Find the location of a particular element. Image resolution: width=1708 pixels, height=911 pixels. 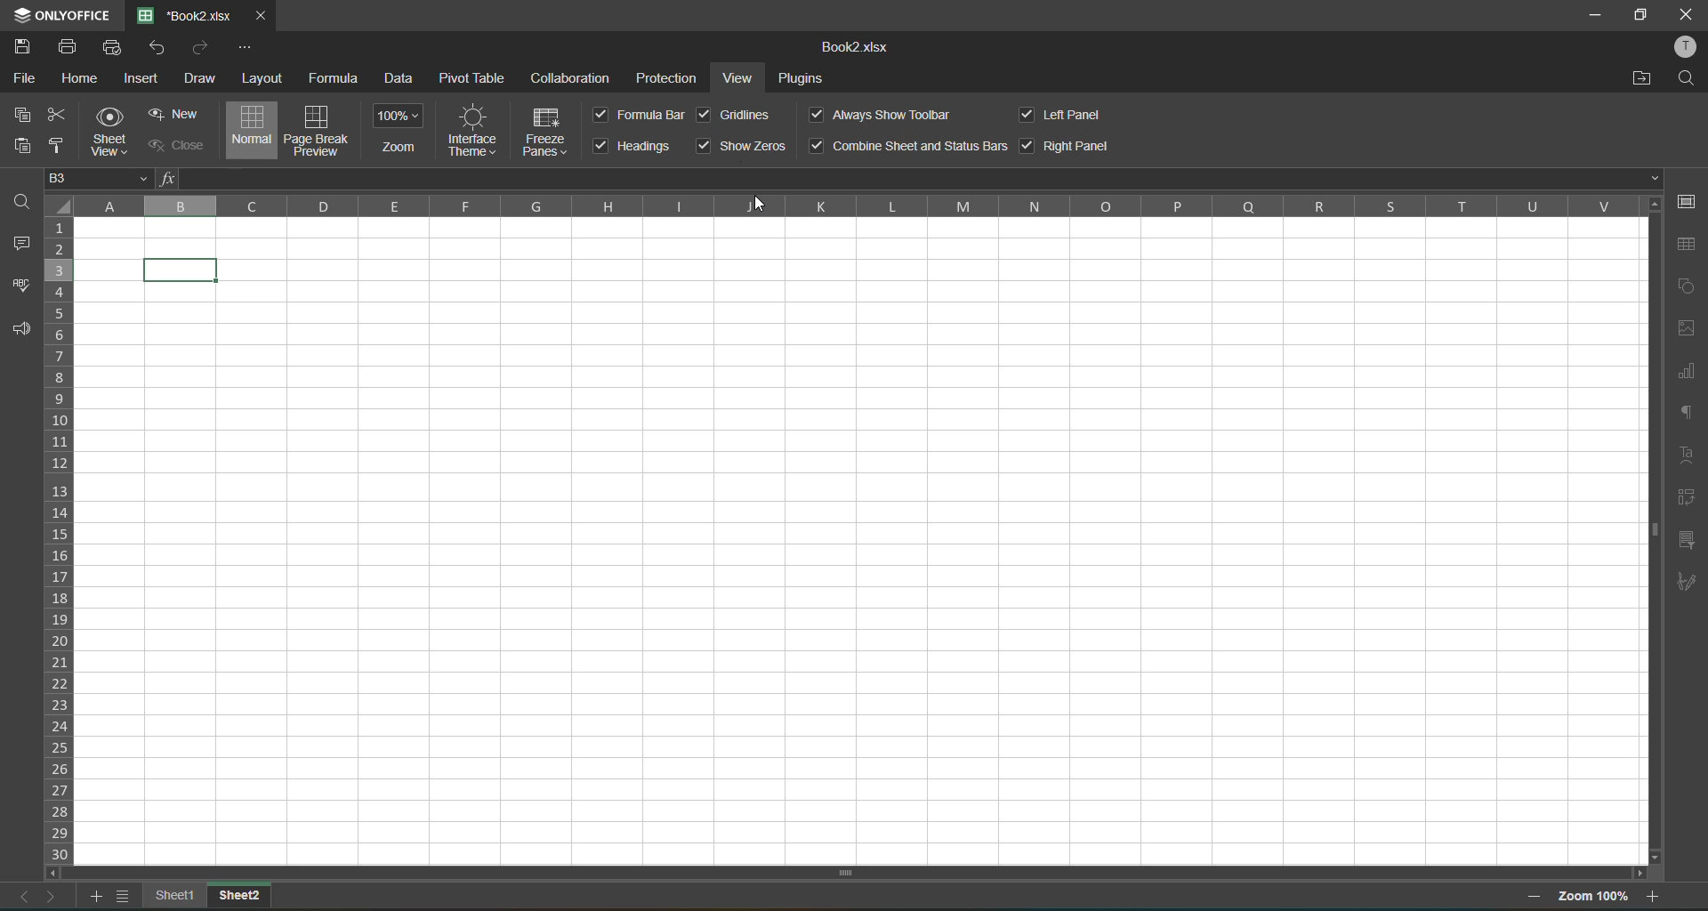

feedback is located at coordinates (21, 333).